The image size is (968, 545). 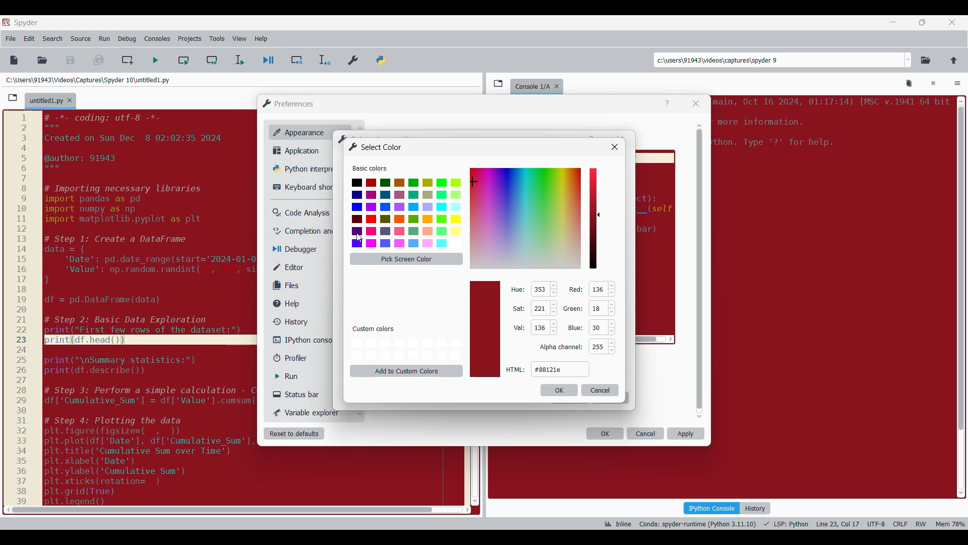 I want to click on Debugger, so click(x=299, y=250).